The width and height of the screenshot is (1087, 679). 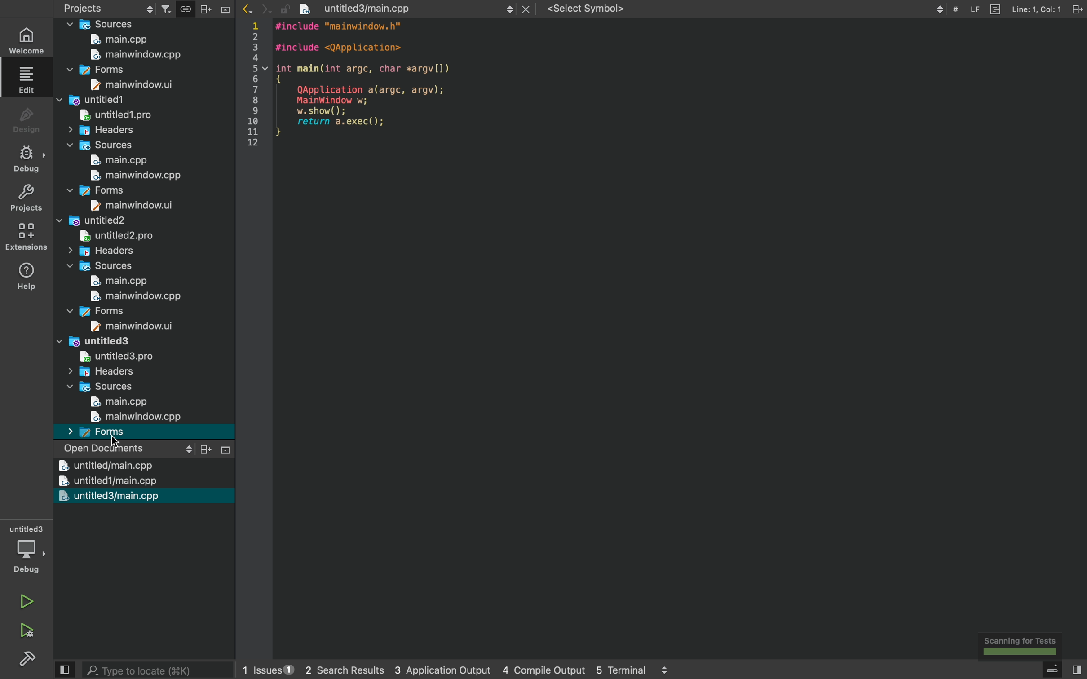 I want to click on Sources, so click(x=96, y=267).